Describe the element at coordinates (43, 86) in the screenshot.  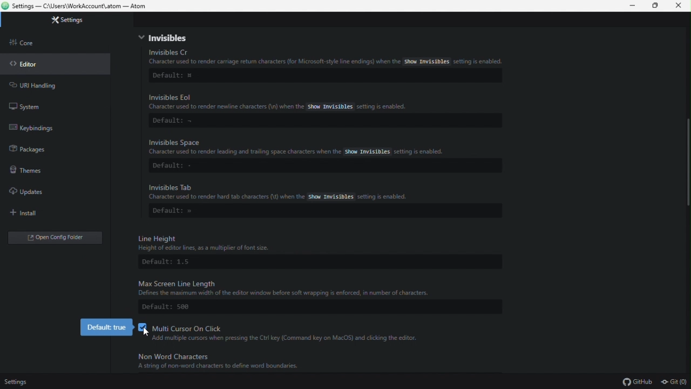
I see `URL handling` at that location.